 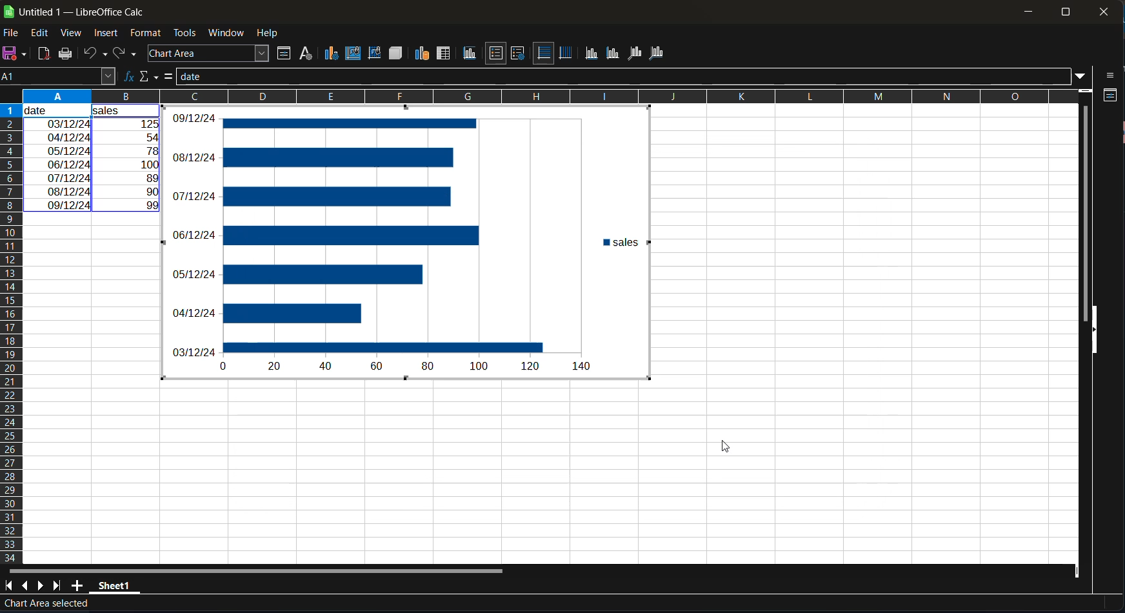 I want to click on y axis, so click(x=612, y=52).